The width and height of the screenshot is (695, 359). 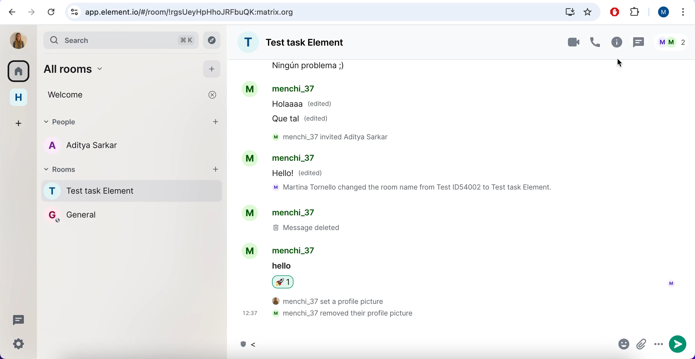 What do you see at coordinates (418, 347) in the screenshot?
I see `` at bounding box center [418, 347].